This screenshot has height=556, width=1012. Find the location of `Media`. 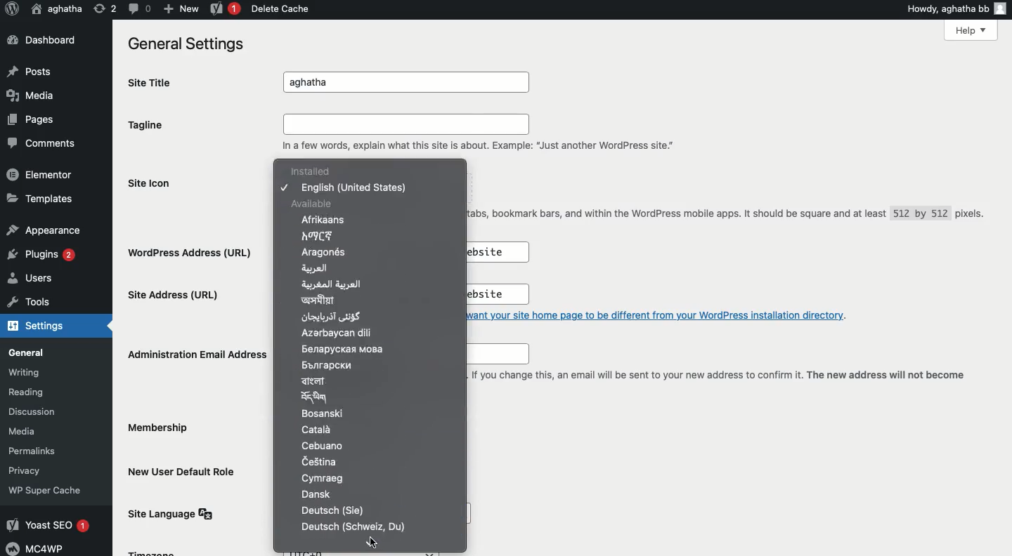

Media is located at coordinates (34, 431).